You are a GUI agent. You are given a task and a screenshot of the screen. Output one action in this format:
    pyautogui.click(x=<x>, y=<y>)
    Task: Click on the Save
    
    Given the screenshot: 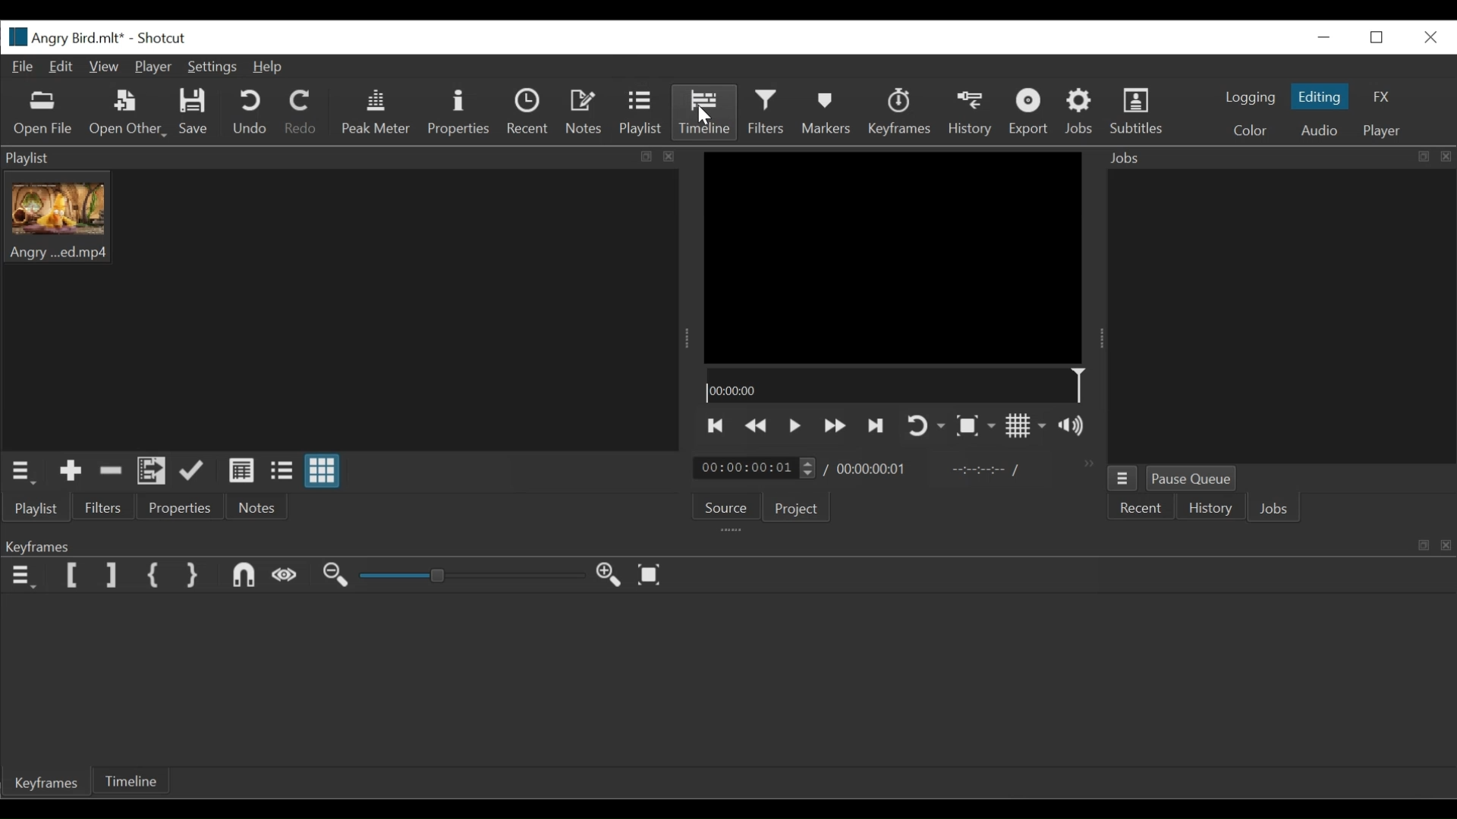 What is the action you would take?
    pyautogui.click(x=194, y=111)
    